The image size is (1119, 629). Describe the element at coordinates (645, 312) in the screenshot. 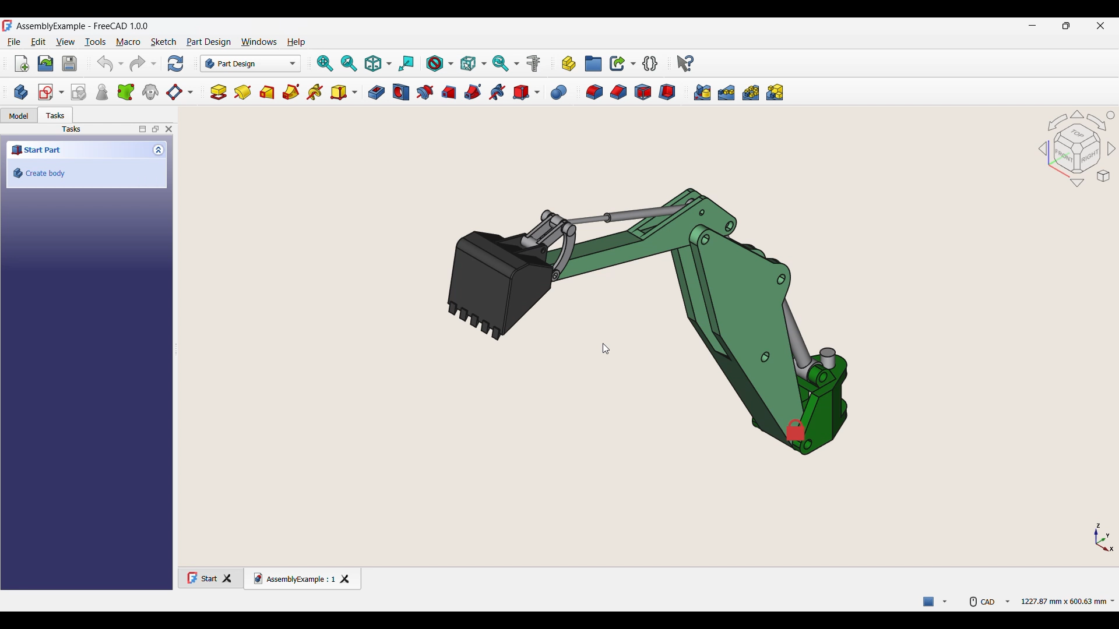

I see `Current image on canvas` at that location.